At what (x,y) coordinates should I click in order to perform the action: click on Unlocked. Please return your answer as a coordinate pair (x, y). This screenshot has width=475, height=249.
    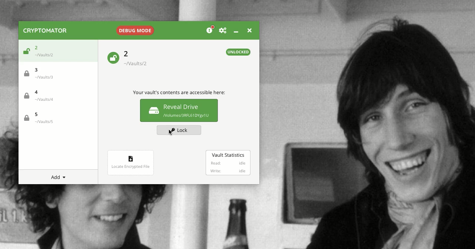
    Looking at the image, I should click on (25, 52).